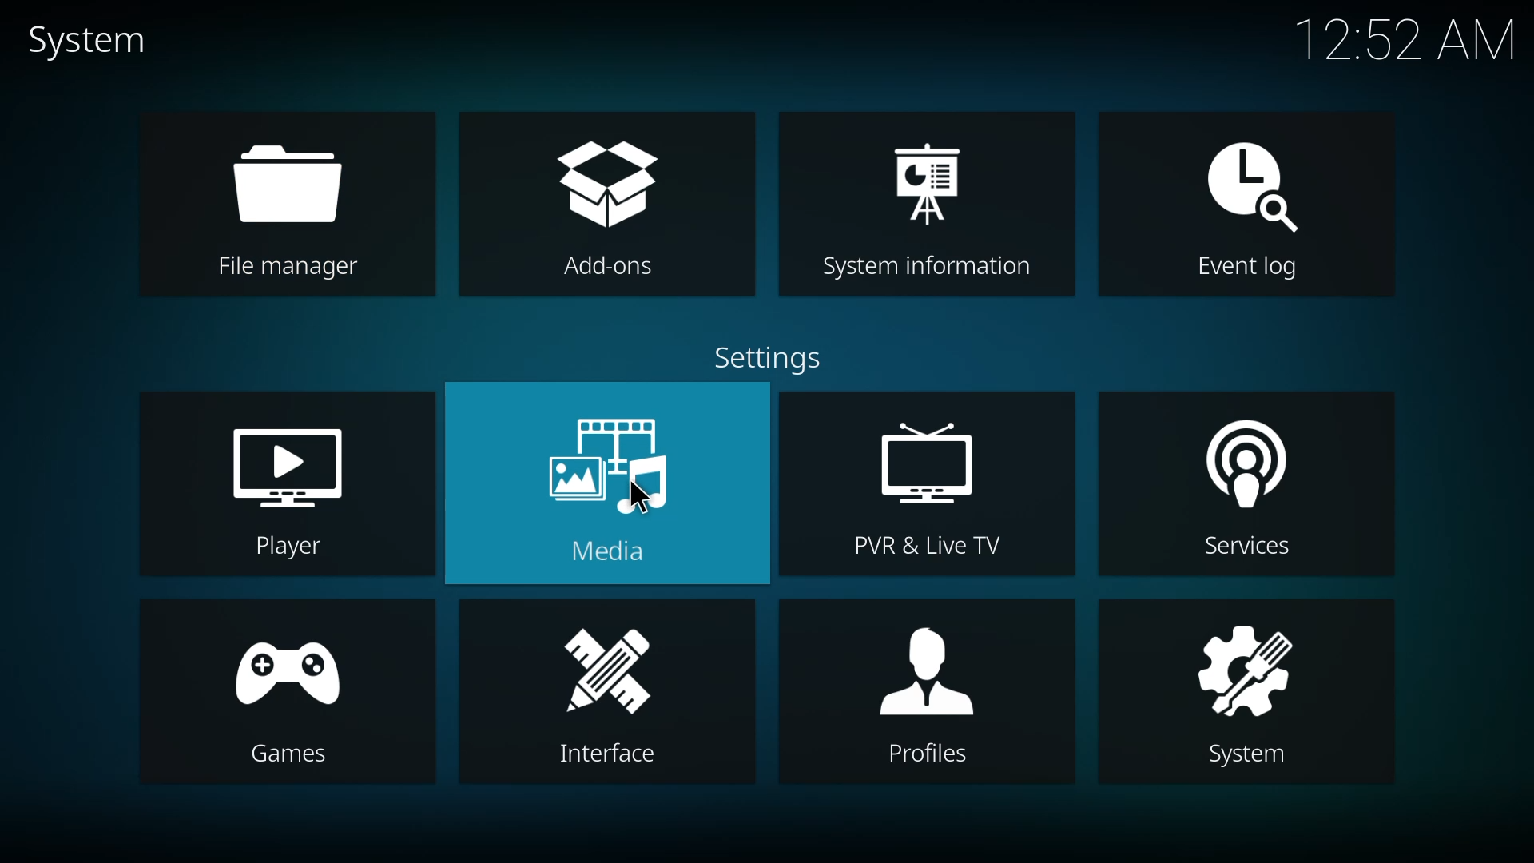  I want to click on File manager, so click(282, 266).